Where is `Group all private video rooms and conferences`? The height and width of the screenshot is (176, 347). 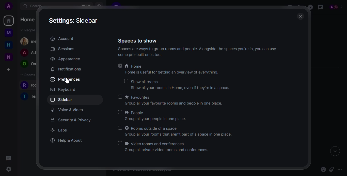
Group all private video rooms and conferences is located at coordinates (167, 151).